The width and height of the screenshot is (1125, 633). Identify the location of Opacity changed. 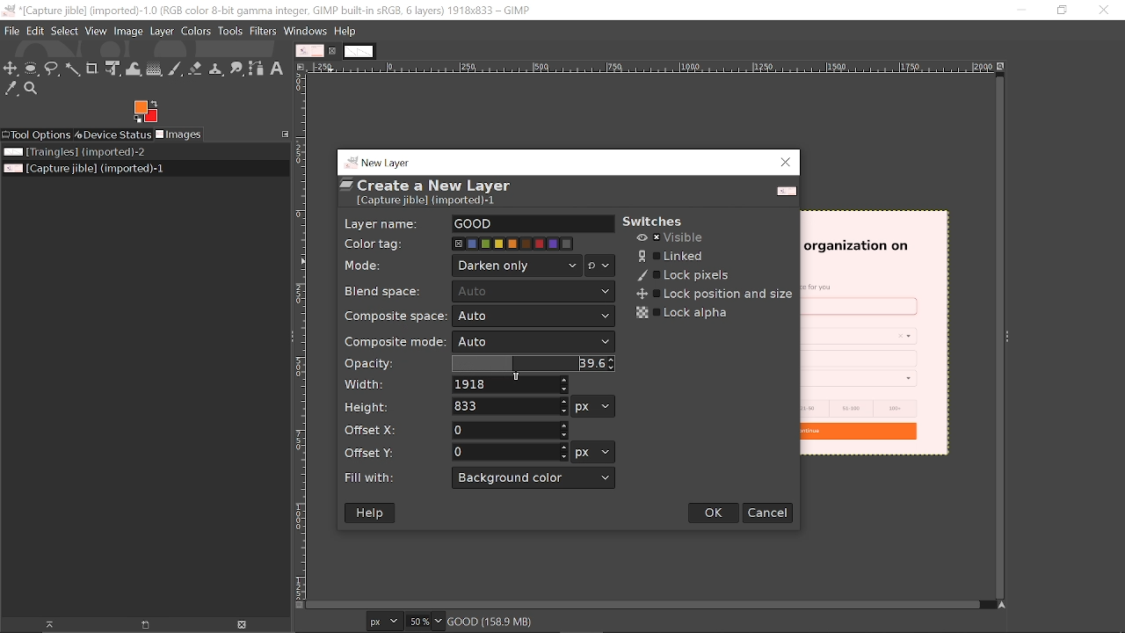
(530, 363).